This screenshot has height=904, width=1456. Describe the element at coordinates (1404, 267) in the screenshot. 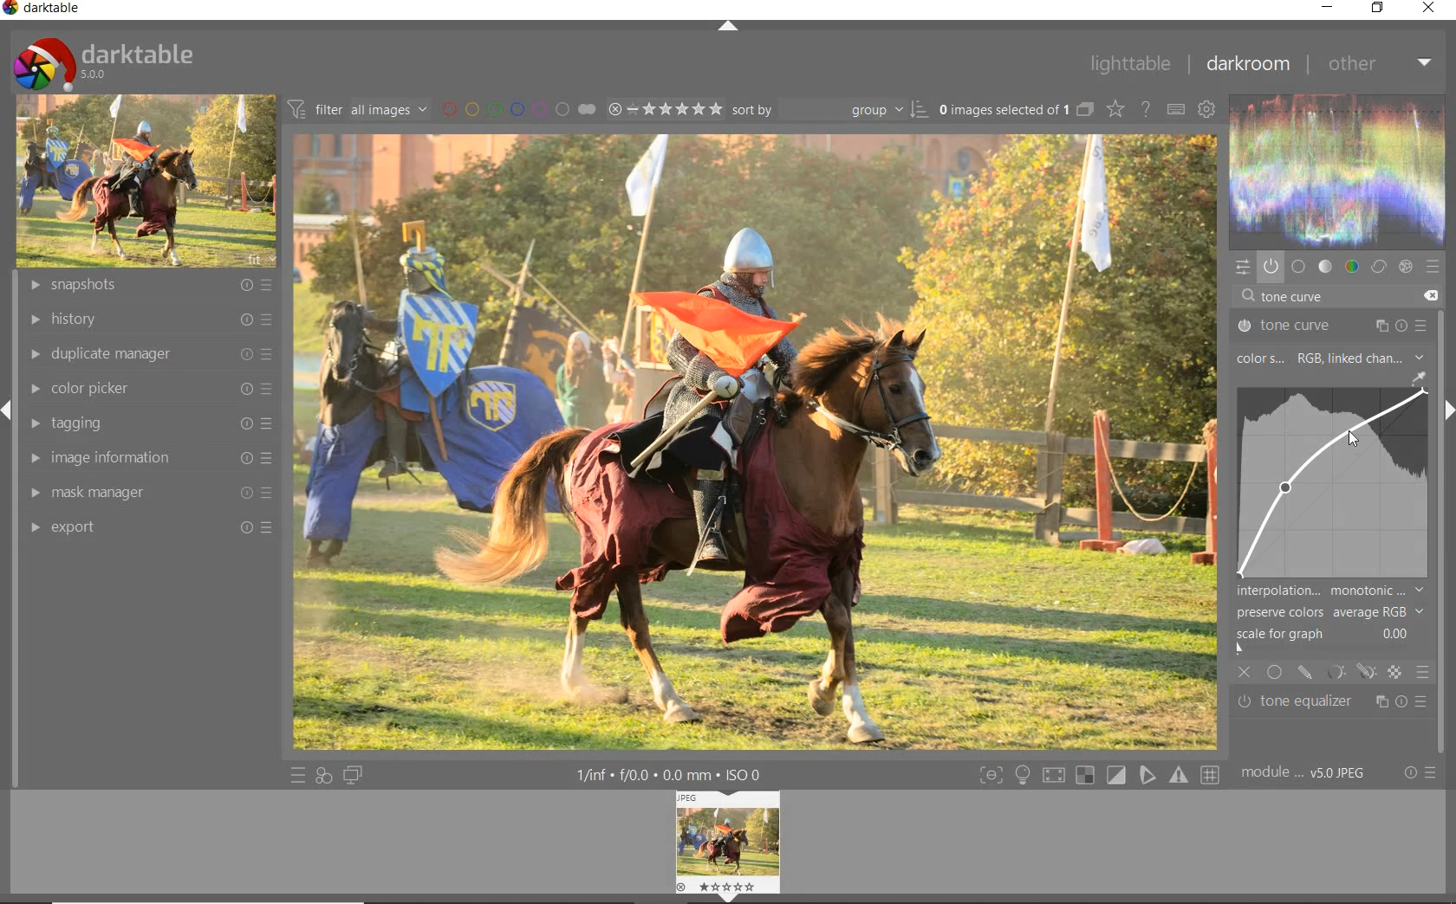

I see `effect` at that location.